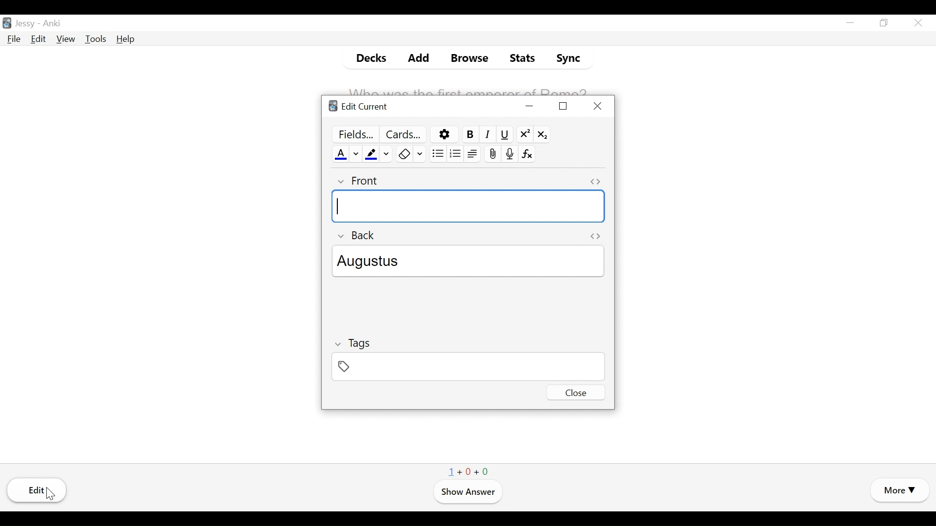  I want to click on Augustus, so click(472, 260).